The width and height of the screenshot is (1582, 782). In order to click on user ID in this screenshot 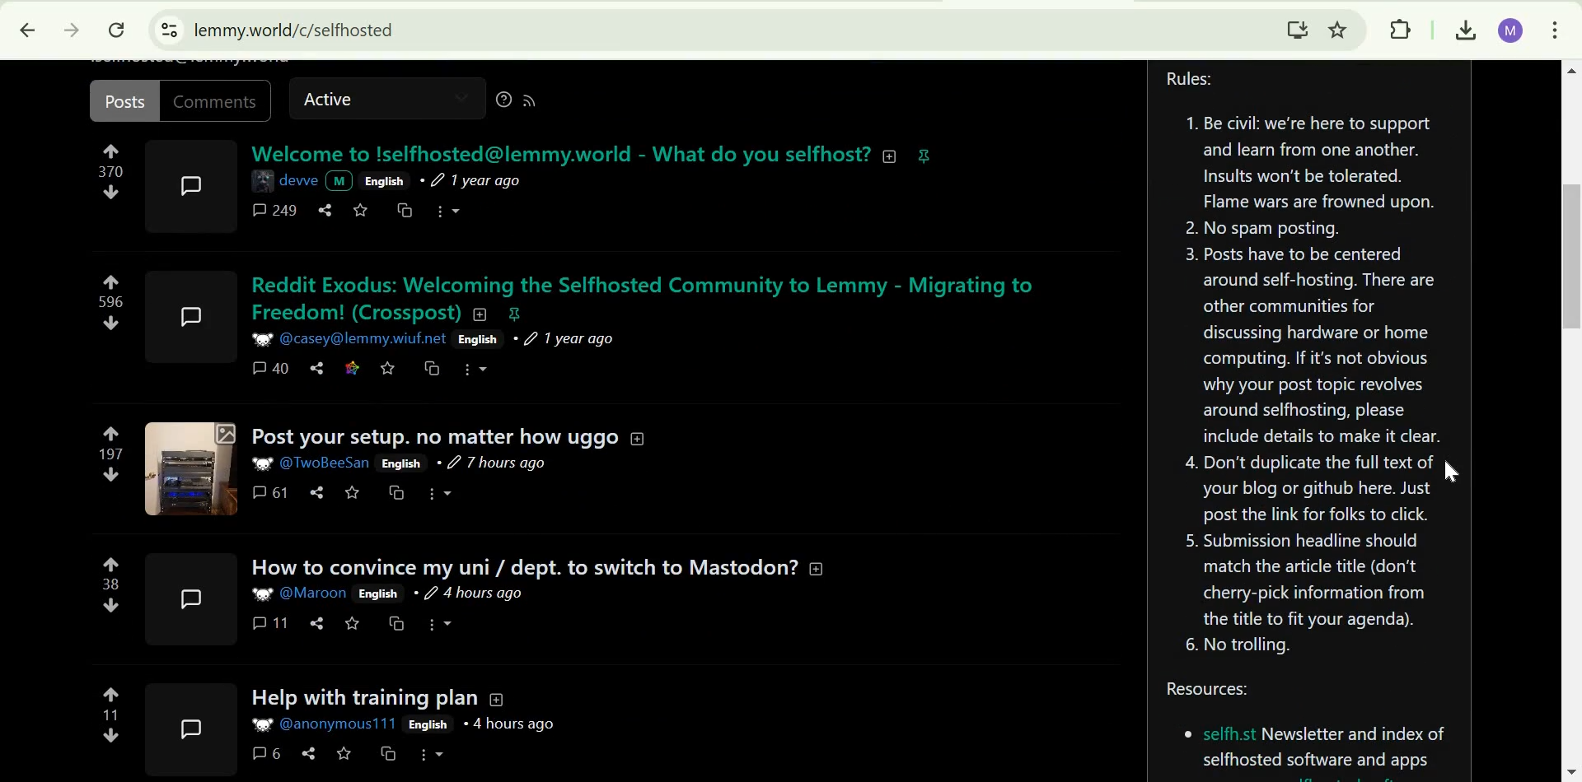, I will do `click(313, 593)`.